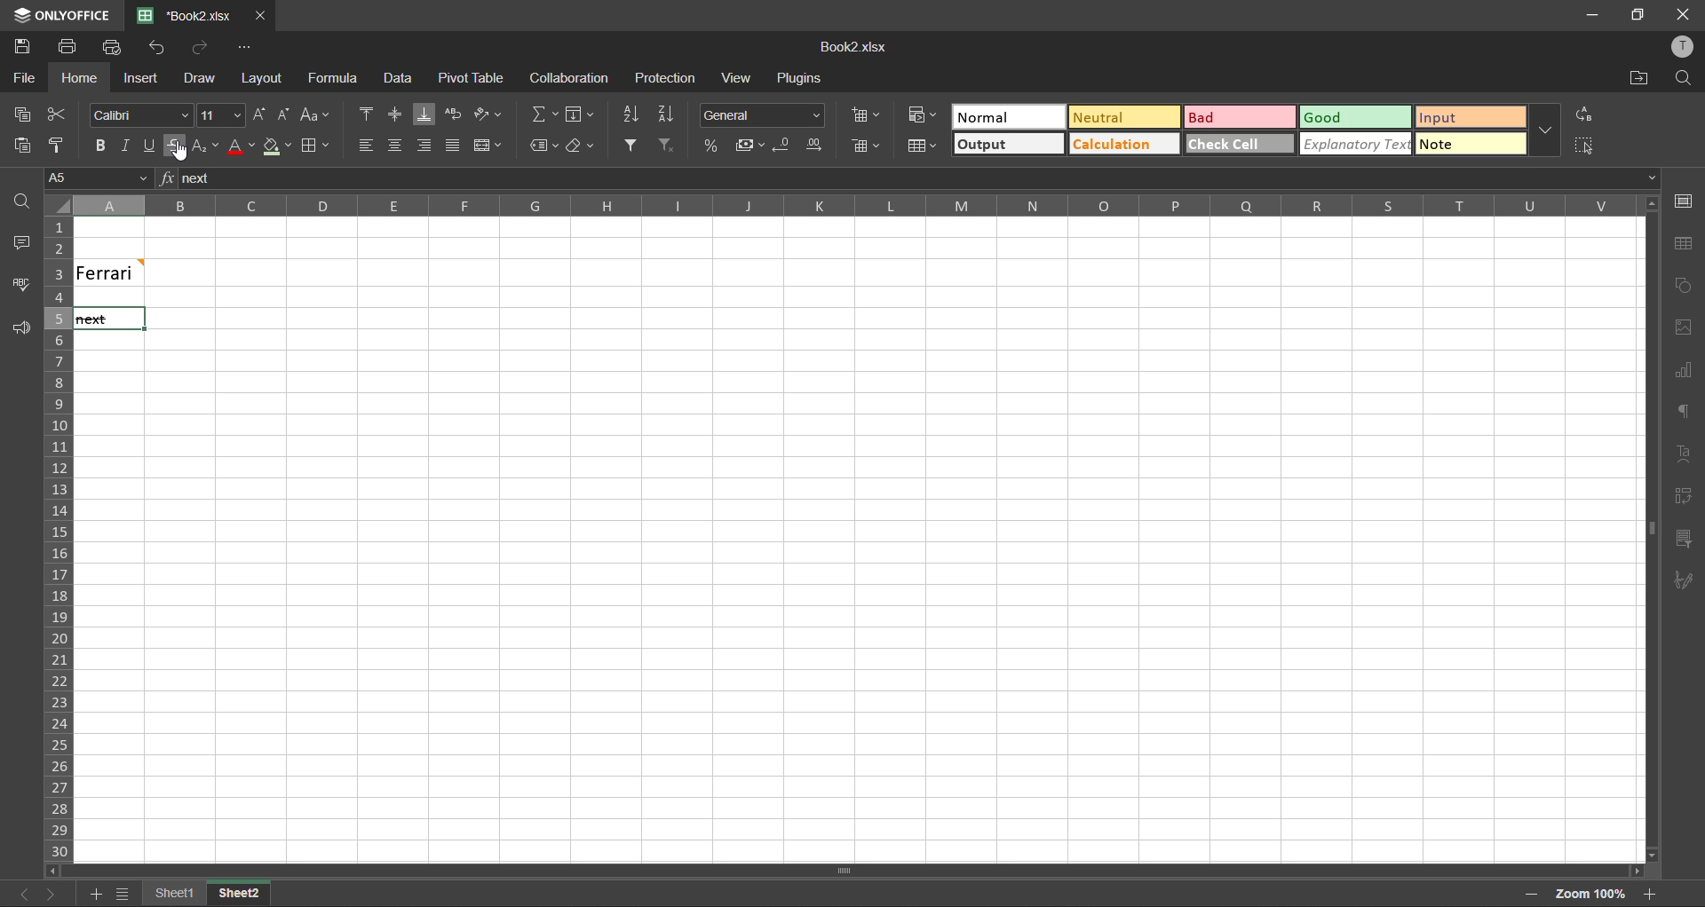 The width and height of the screenshot is (1705, 907). What do you see at coordinates (1685, 328) in the screenshot?
I see `images` at bounding box center [1685, 328].